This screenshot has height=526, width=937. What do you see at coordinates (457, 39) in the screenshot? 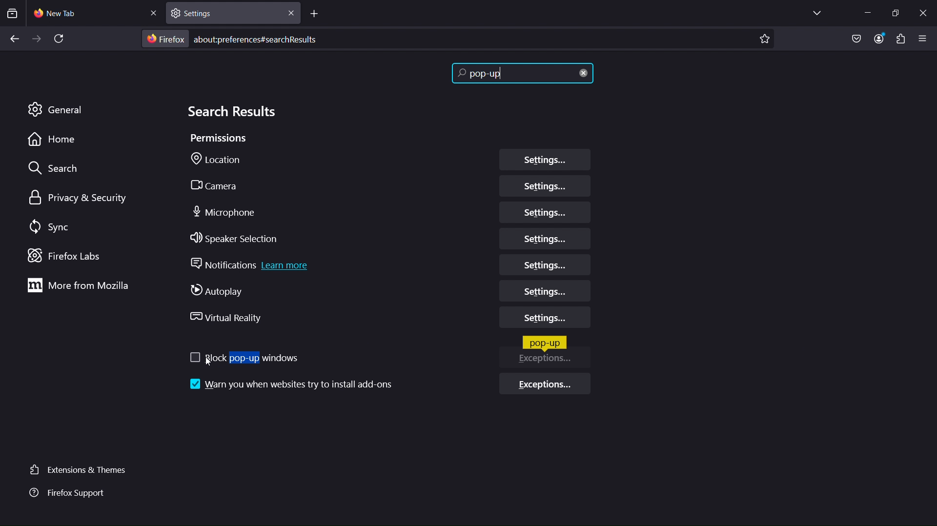
I see `aboutpreferences` at bounding box center [457, 39].